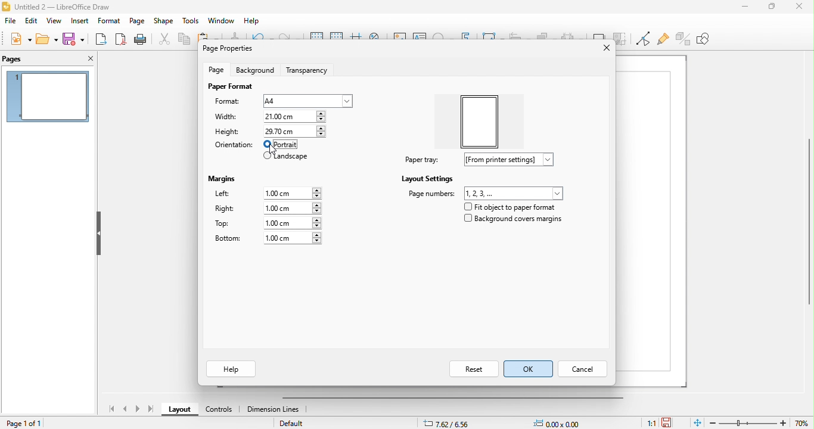 The height and width of the screenshot is (429, 814). What do you see at coordinates (377, 39) in the screenshot?
I see `zoom and pan` at bounding box center [377, 39].